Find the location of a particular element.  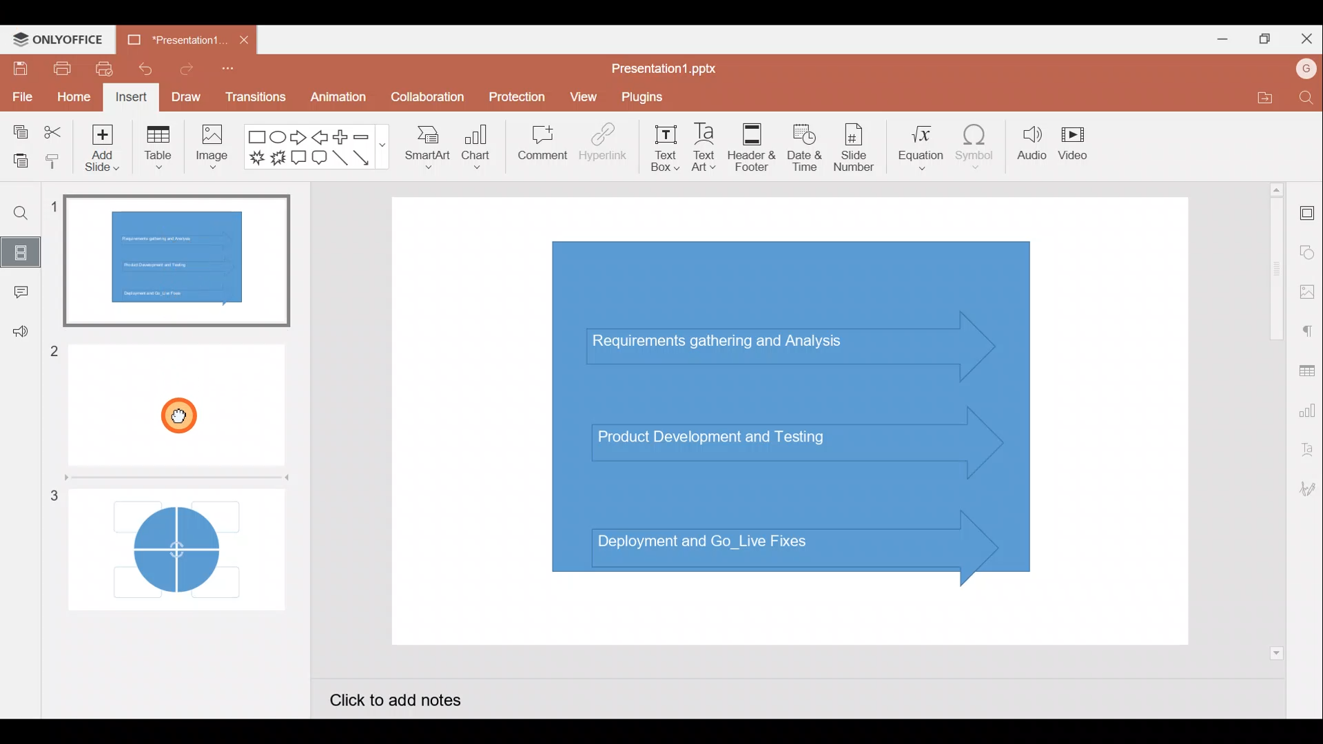

Home is located at coordinates (73, 98).